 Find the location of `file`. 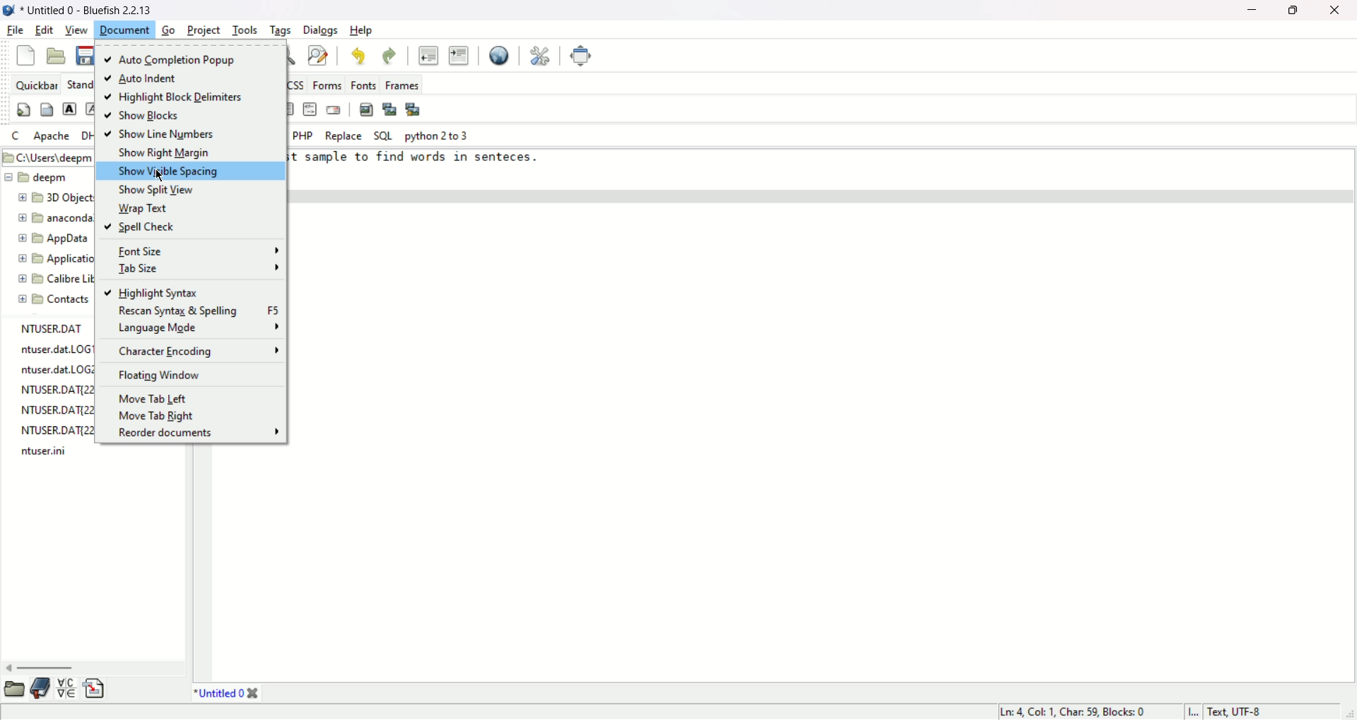

file is located at coordinates (13, 31).